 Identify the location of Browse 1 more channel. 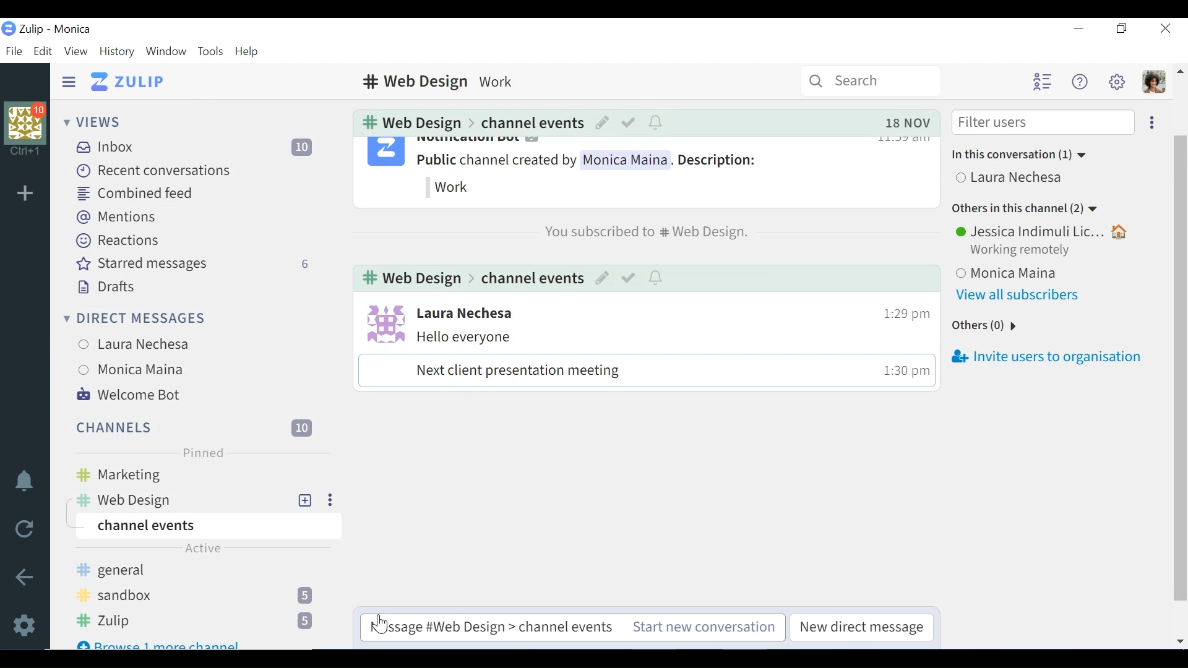
(161, 642).